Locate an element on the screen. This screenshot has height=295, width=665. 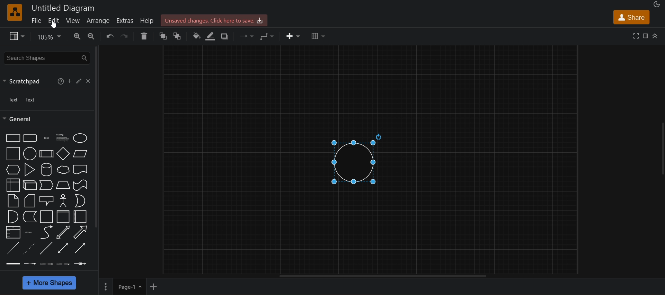
callout is located at coordinates (46, 200).